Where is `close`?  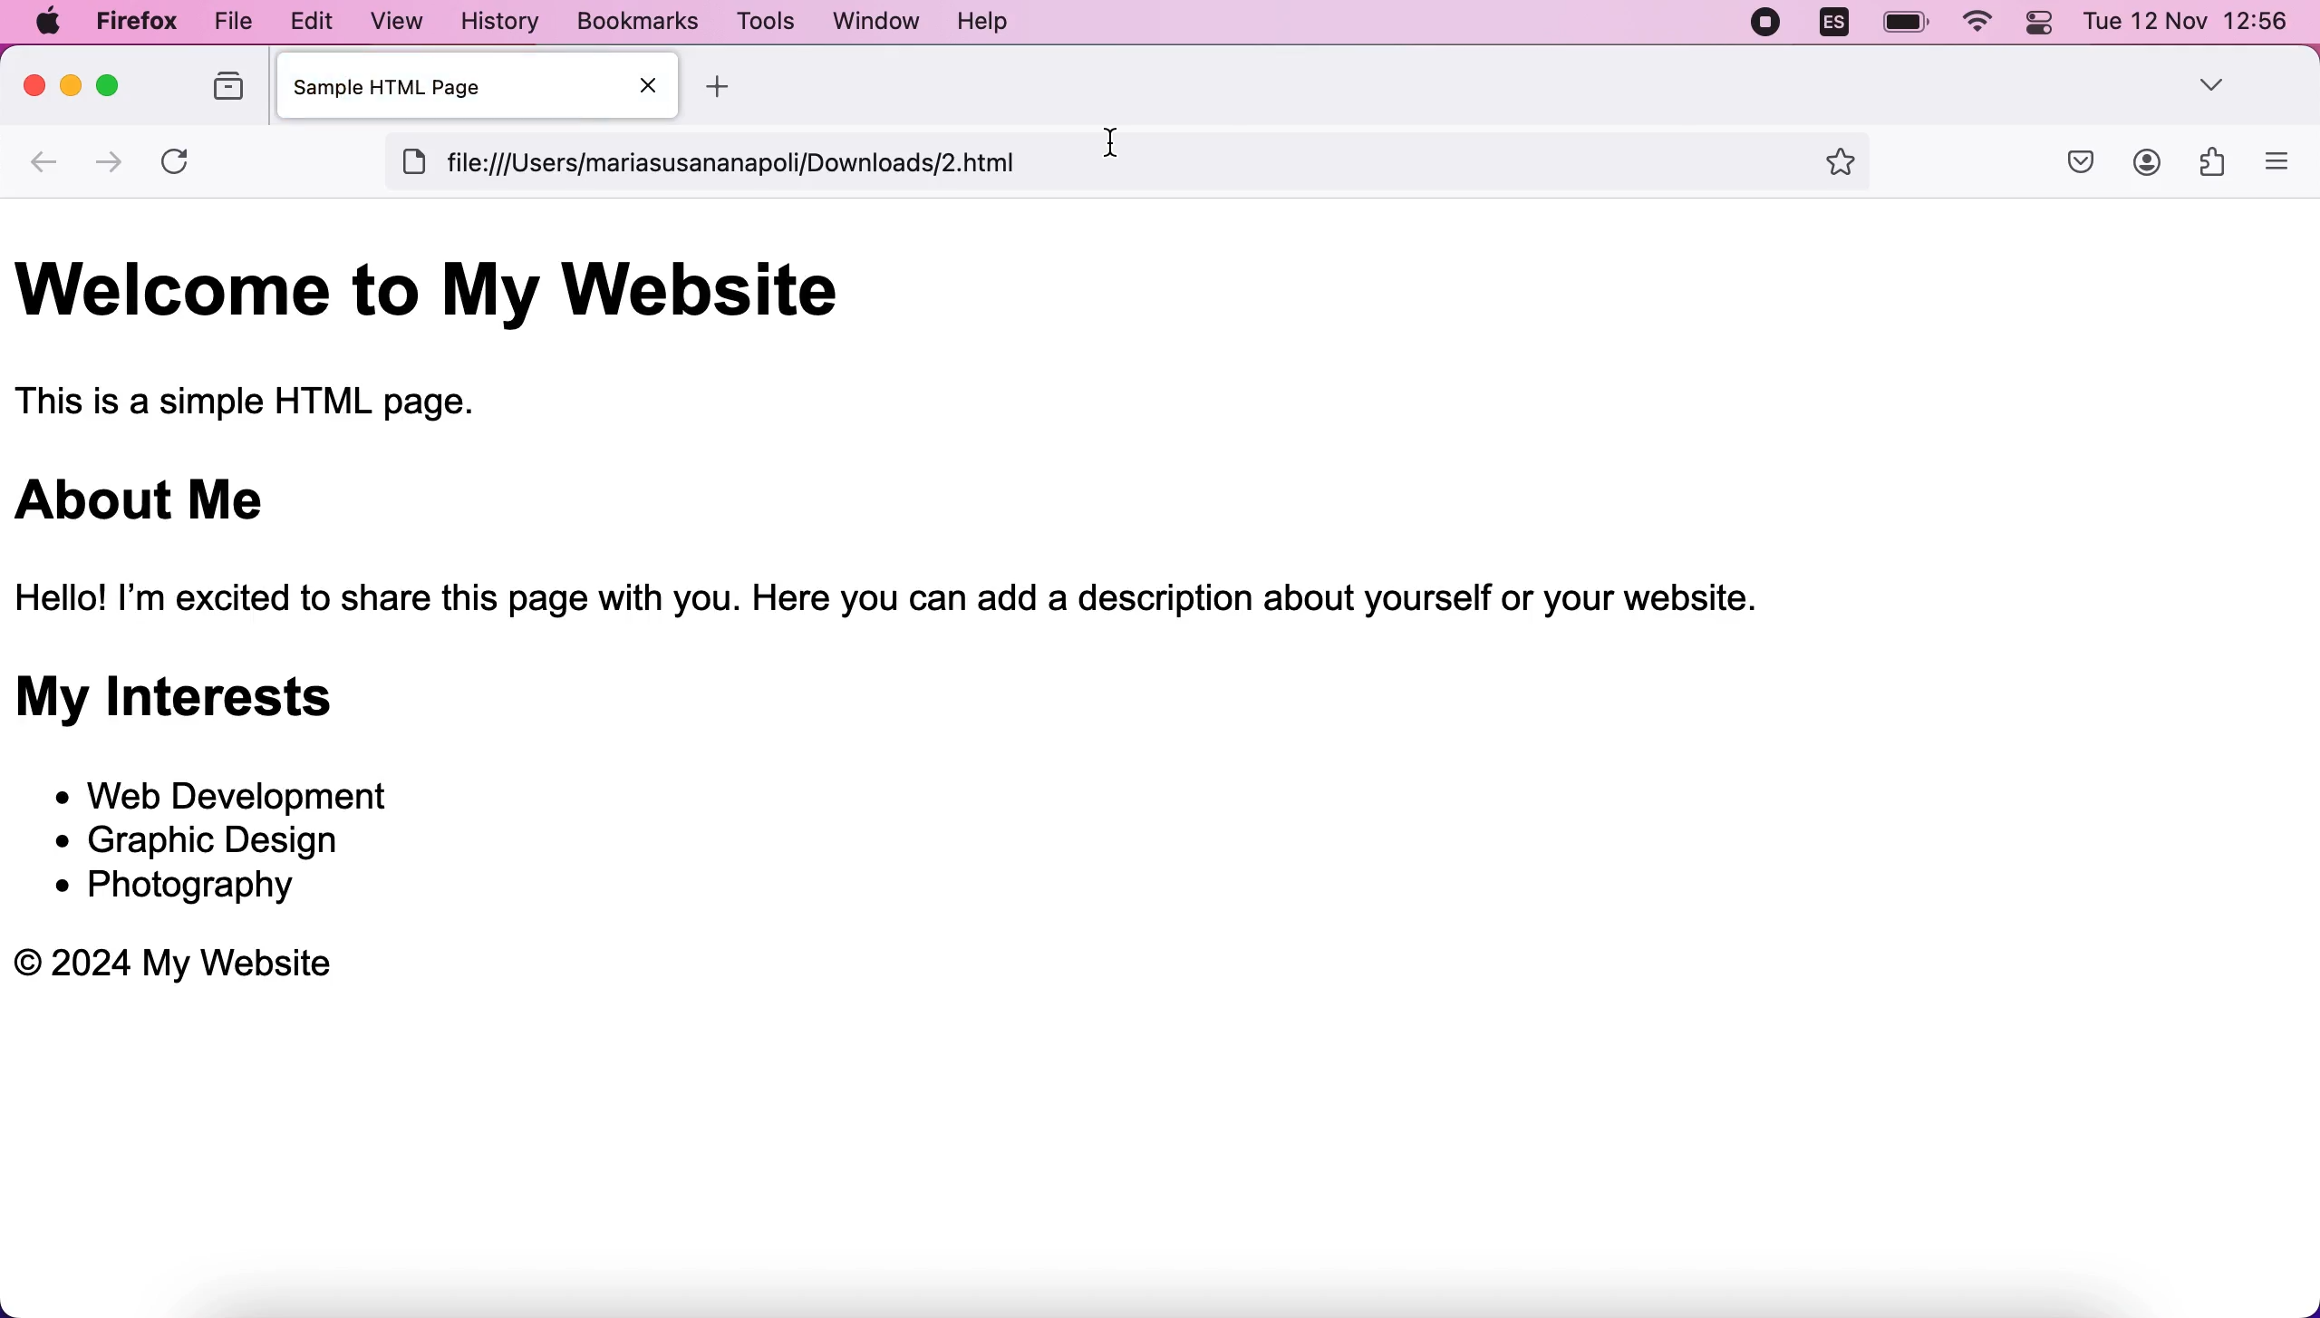 close is located at coordinates (32, 90).